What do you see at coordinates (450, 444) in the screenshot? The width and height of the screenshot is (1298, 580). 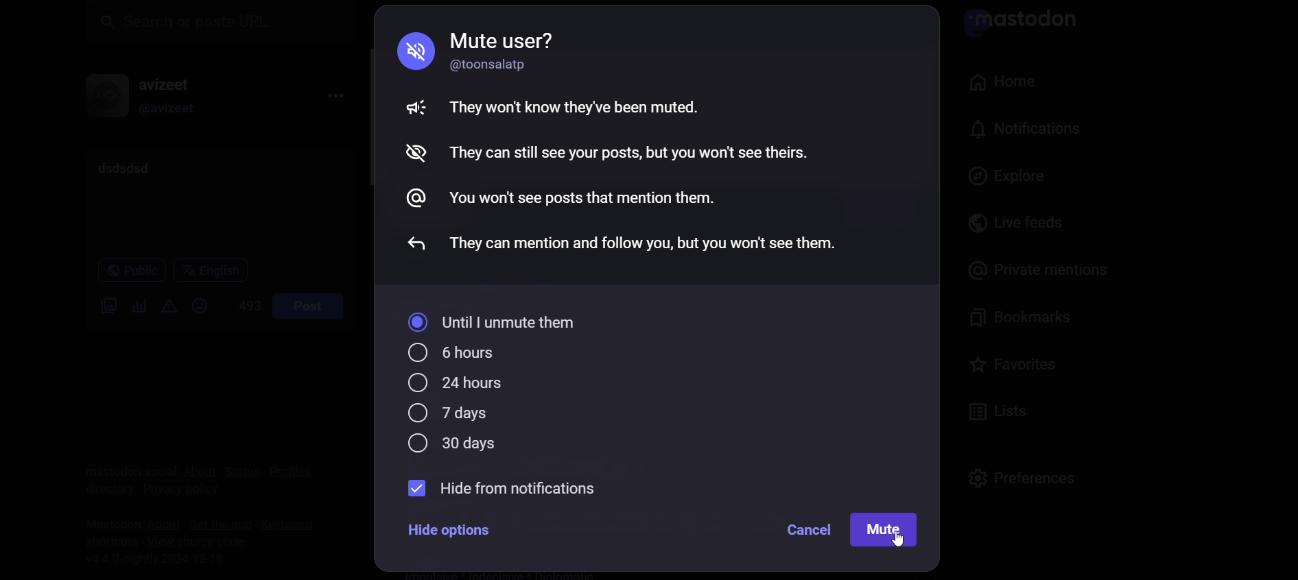 I see `30 days` at bounding box center [450, 444].